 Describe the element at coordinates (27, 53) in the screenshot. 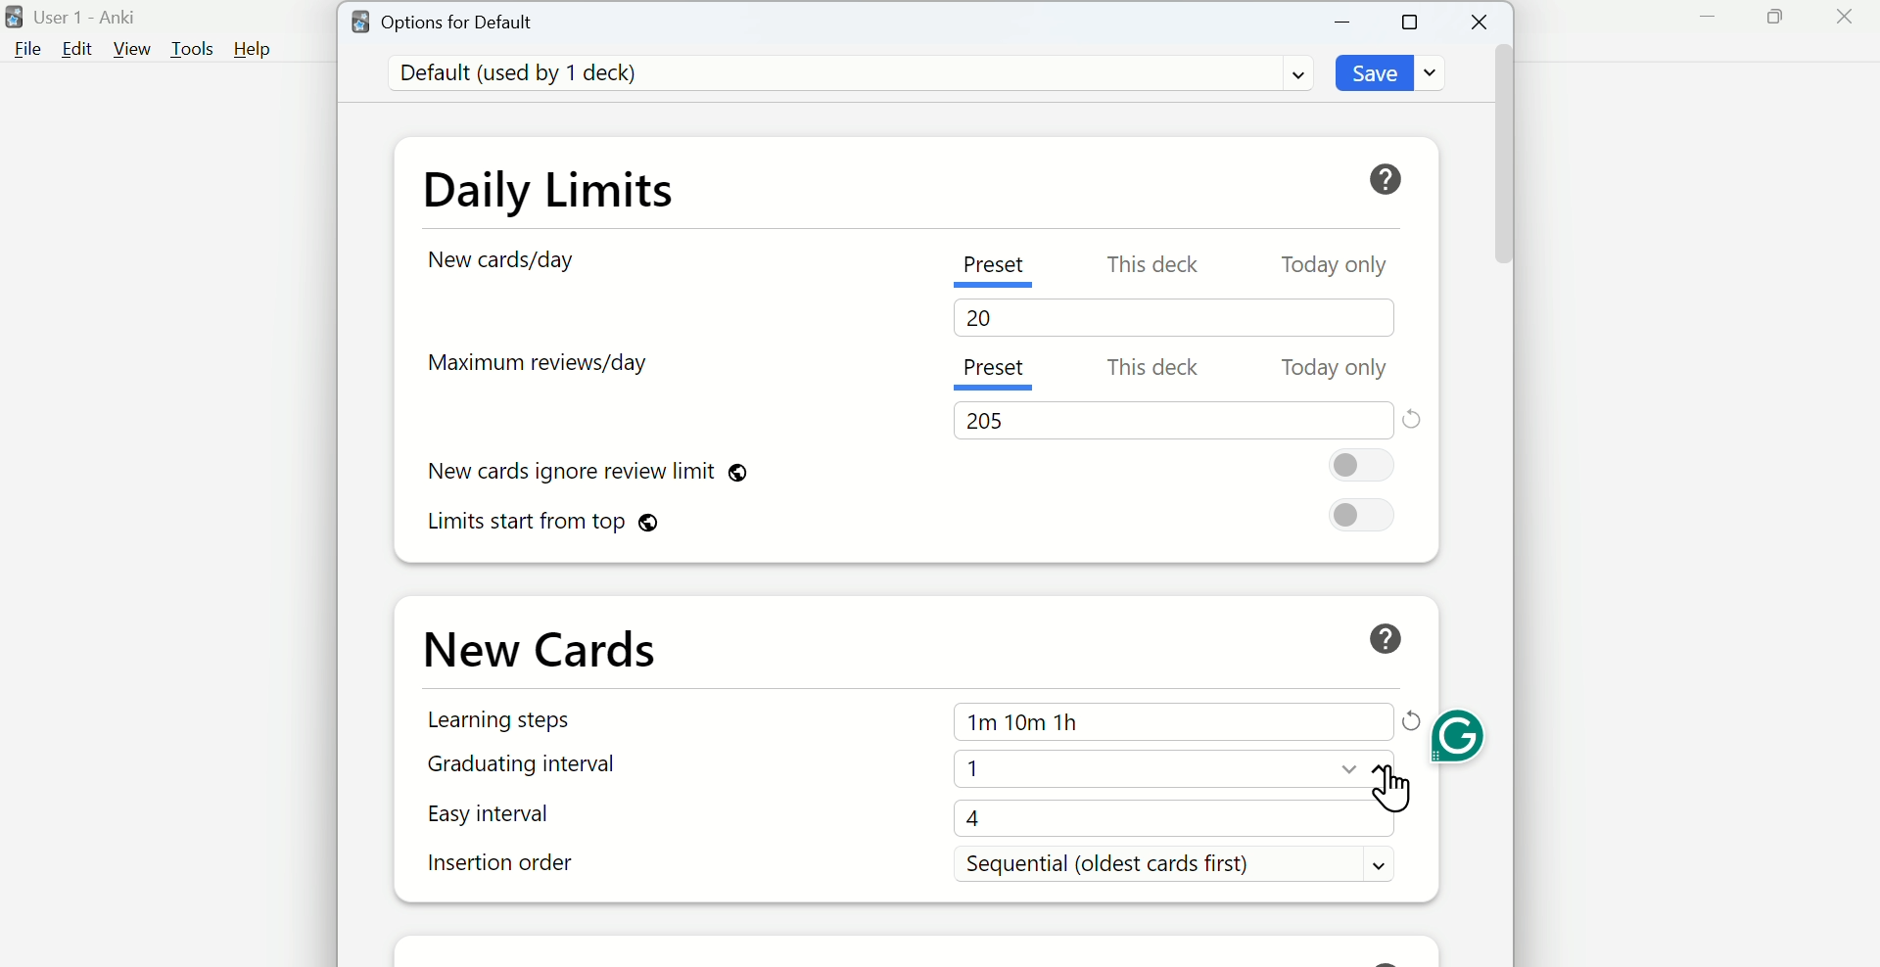

I see `File` at that location.